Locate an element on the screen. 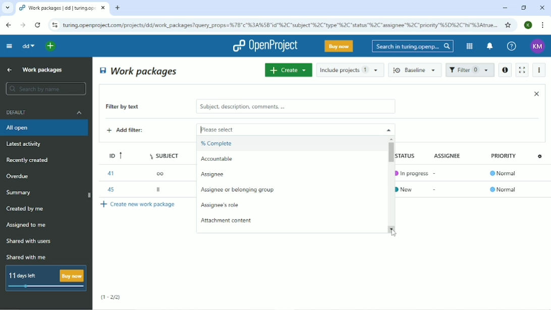  Assignee is located at coordinates (213, 174).